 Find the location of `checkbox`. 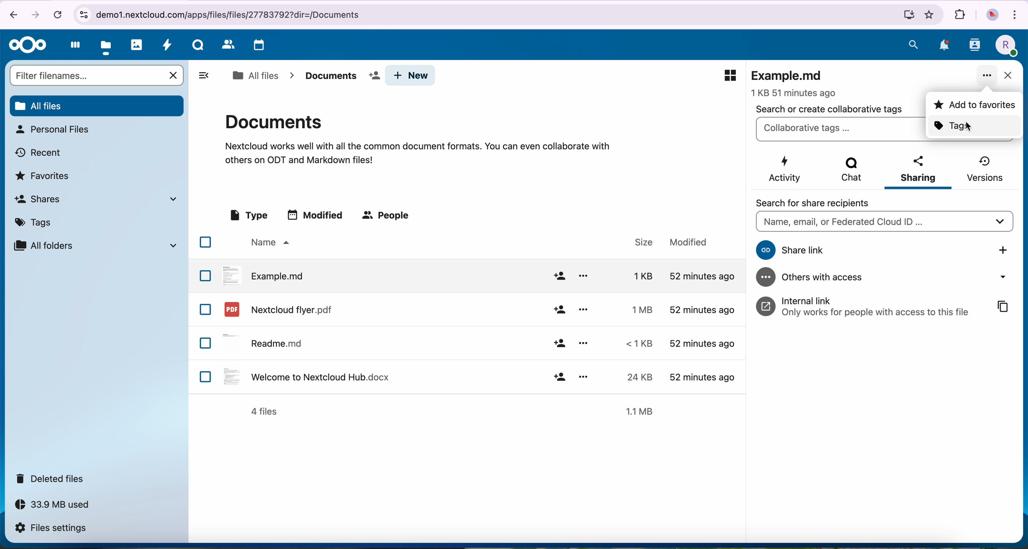

checkbox is located at coordinates (205, 309).